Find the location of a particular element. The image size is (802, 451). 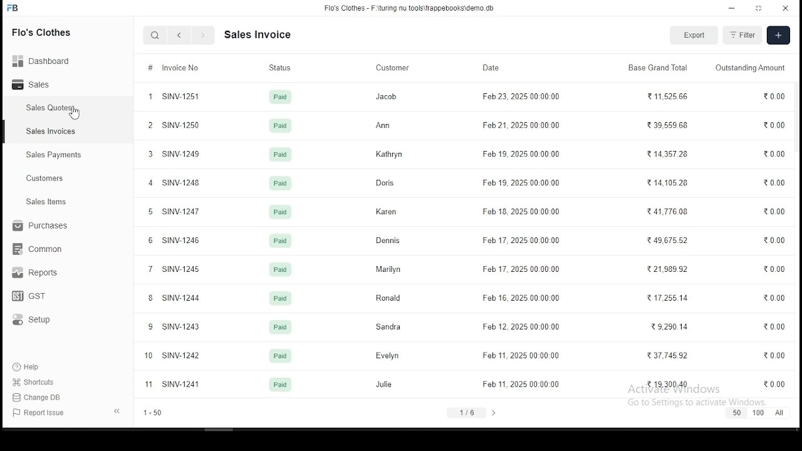

Julie is located at coordinates (383, 383).